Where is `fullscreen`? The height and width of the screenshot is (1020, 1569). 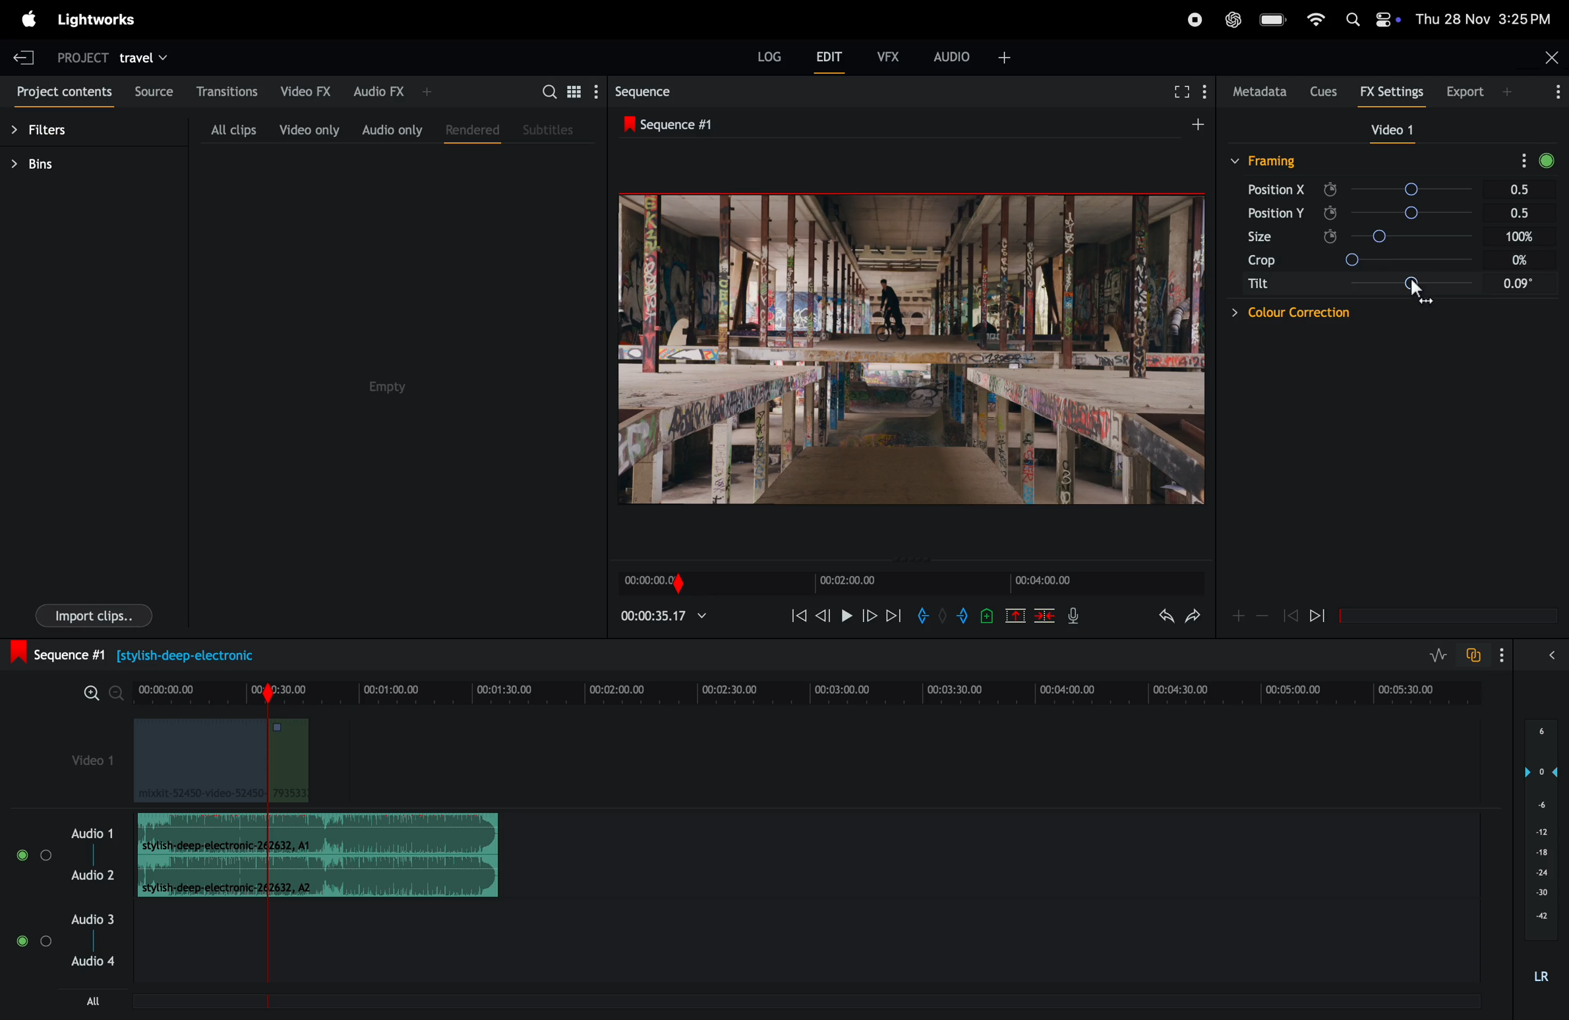 fullscreen is located at coordinates (1180, 94).